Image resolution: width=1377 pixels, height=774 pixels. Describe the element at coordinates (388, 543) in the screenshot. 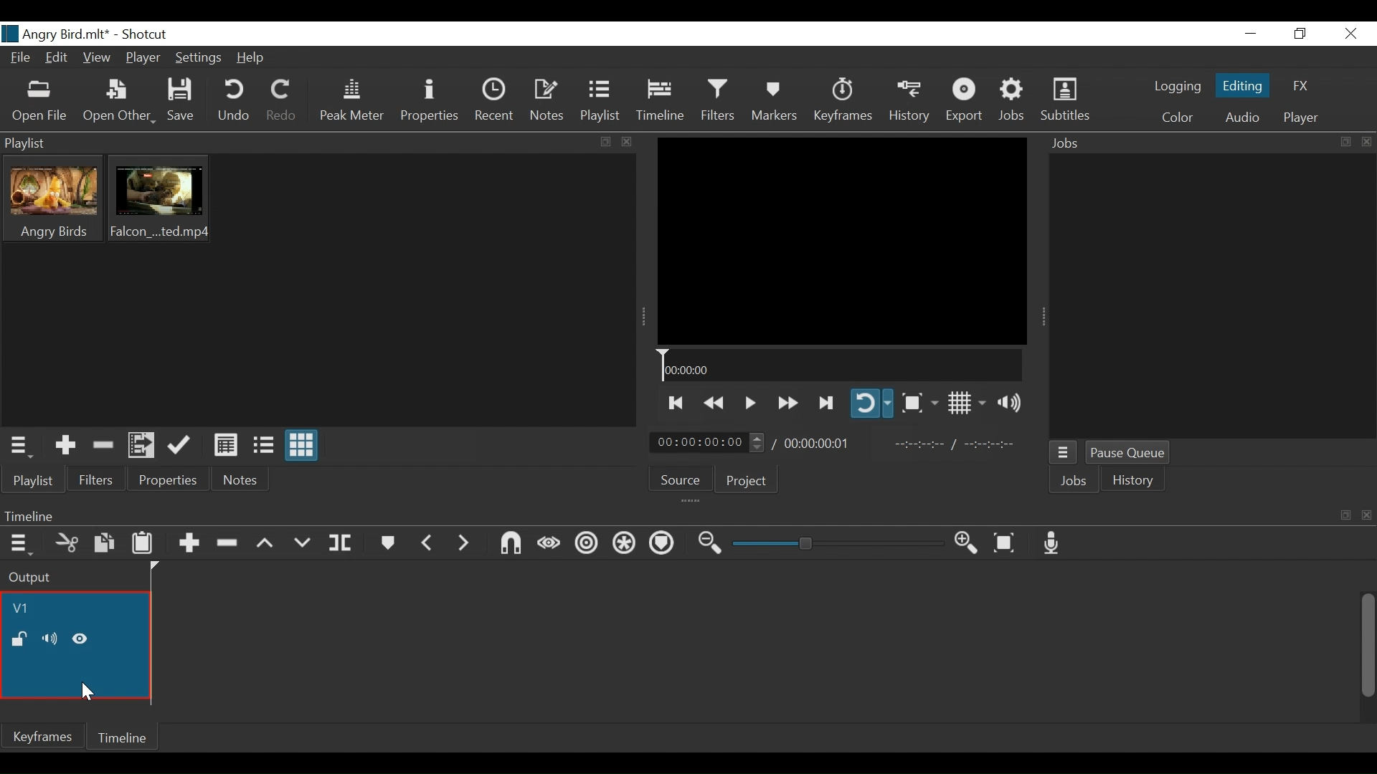

I see `Markers` at that location.